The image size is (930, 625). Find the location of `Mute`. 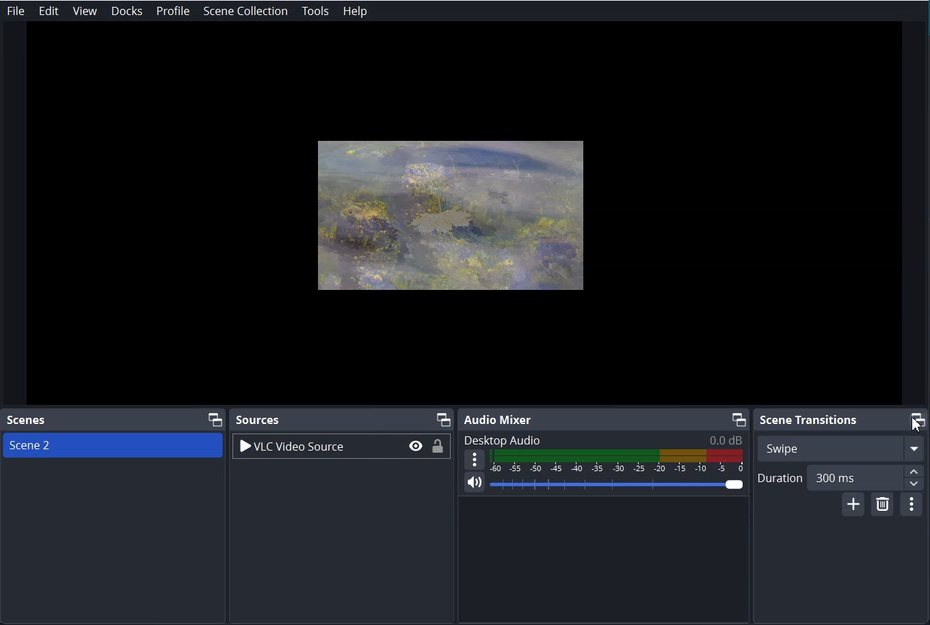

Mute is located at coordinates (475, 488).